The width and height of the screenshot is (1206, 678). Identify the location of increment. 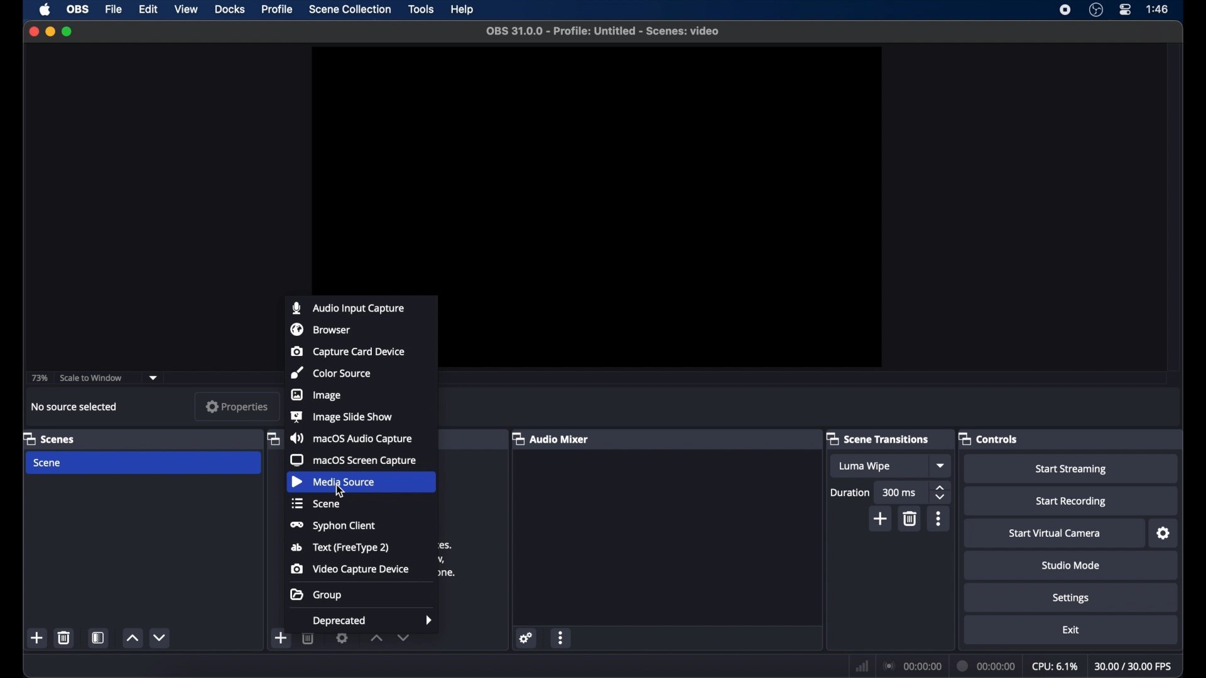
(376, 637).